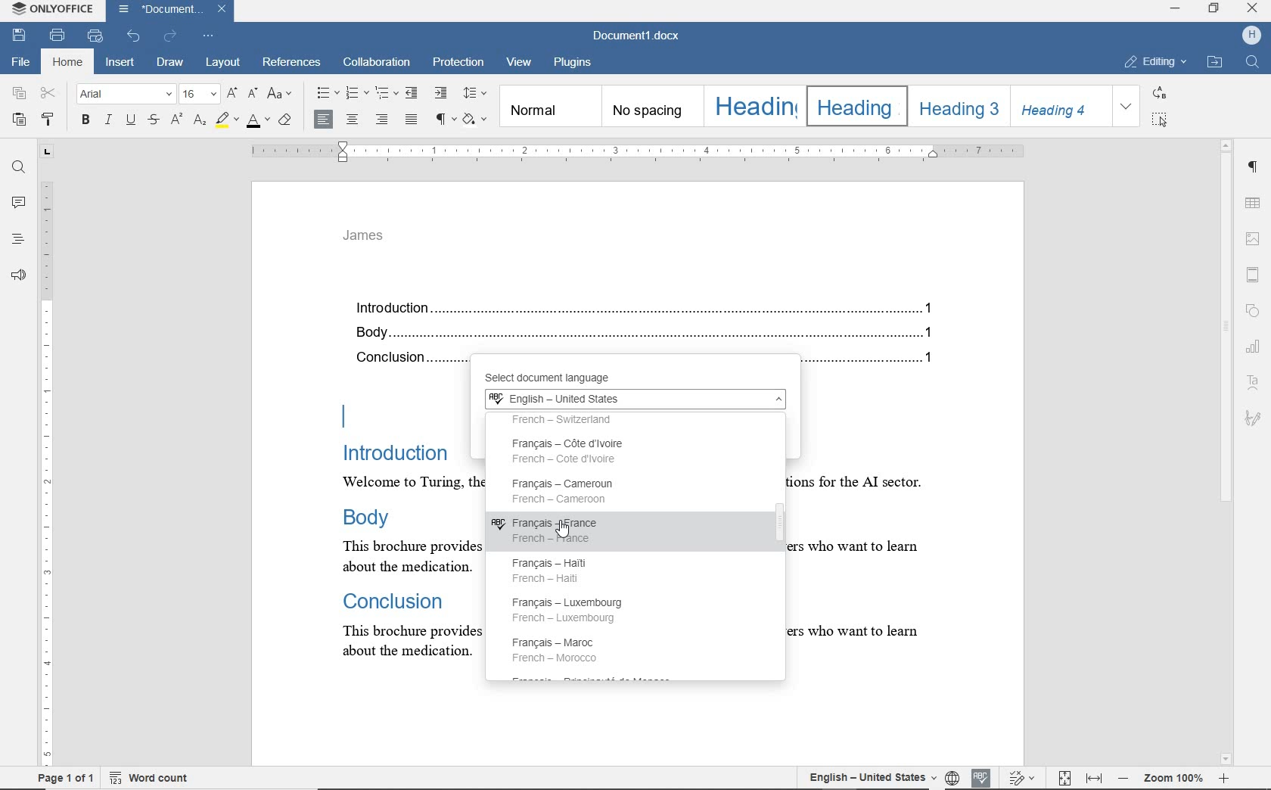  Describe the element at coordinates (352, 120) in the screenshot. I see `align center` at that location.